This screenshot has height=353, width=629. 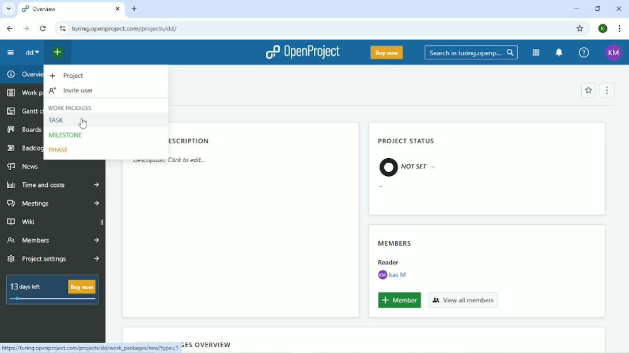 I want to click on Cursor, so click(x=84, y=123).